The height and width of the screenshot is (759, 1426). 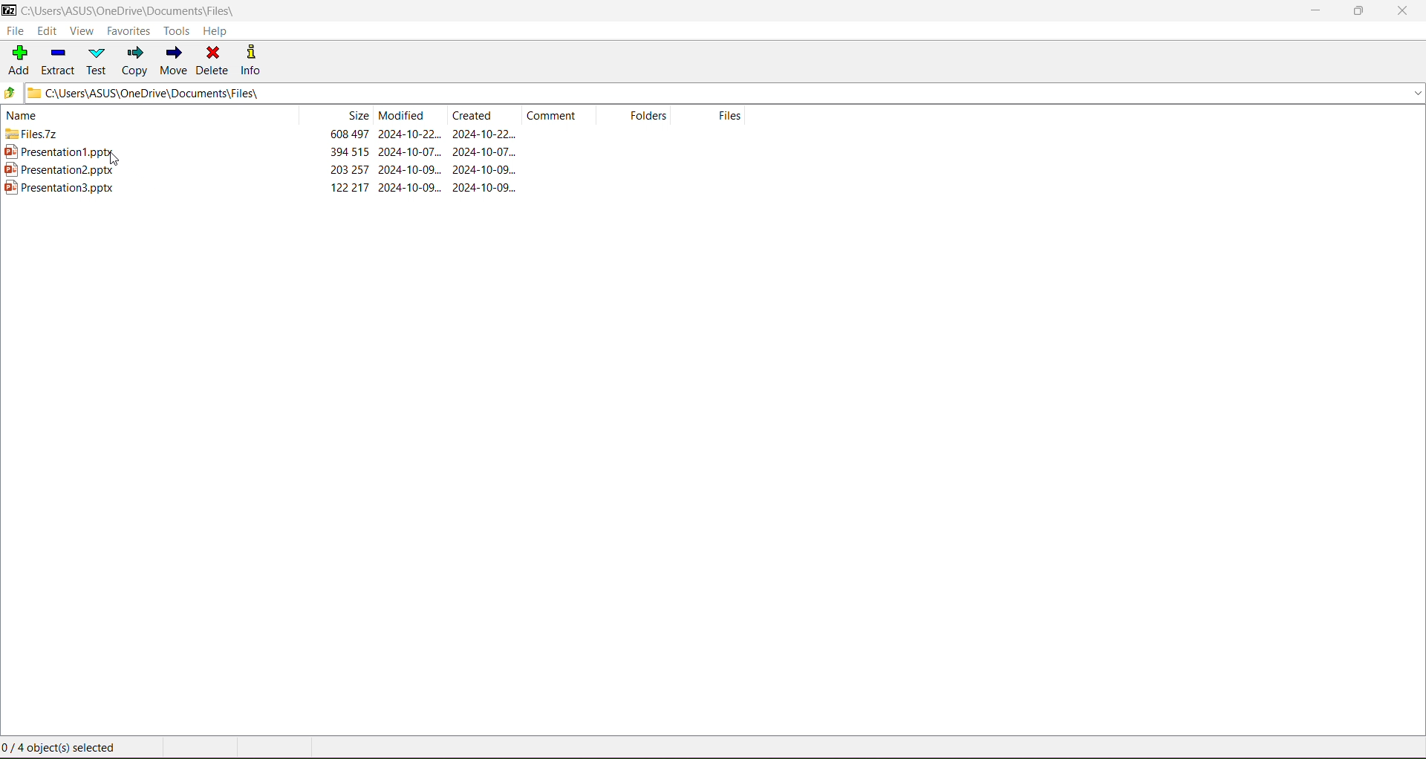 What do you see at coordinates (484, 134) in the screenshot?
I see `2024-10-22` at bounding box center [484, 134].